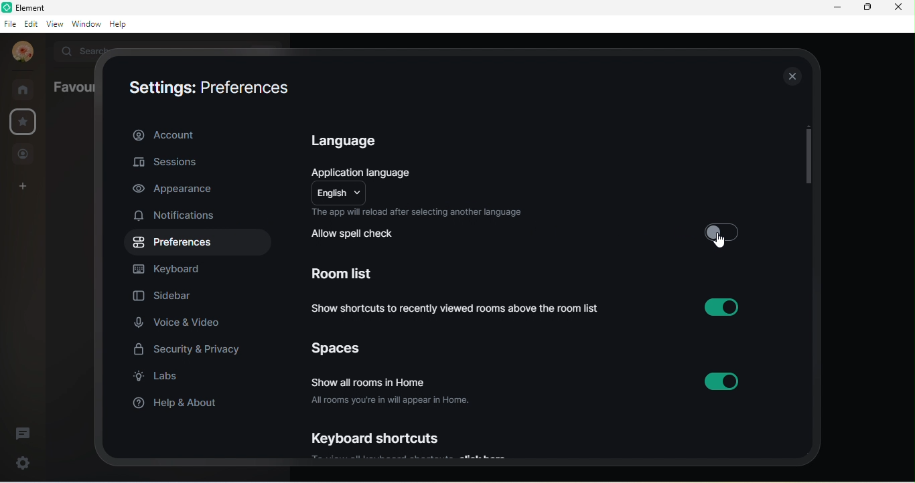  Describe the element at coordinates (184, 322) in the screenshot. I see `voice and video` at that location.